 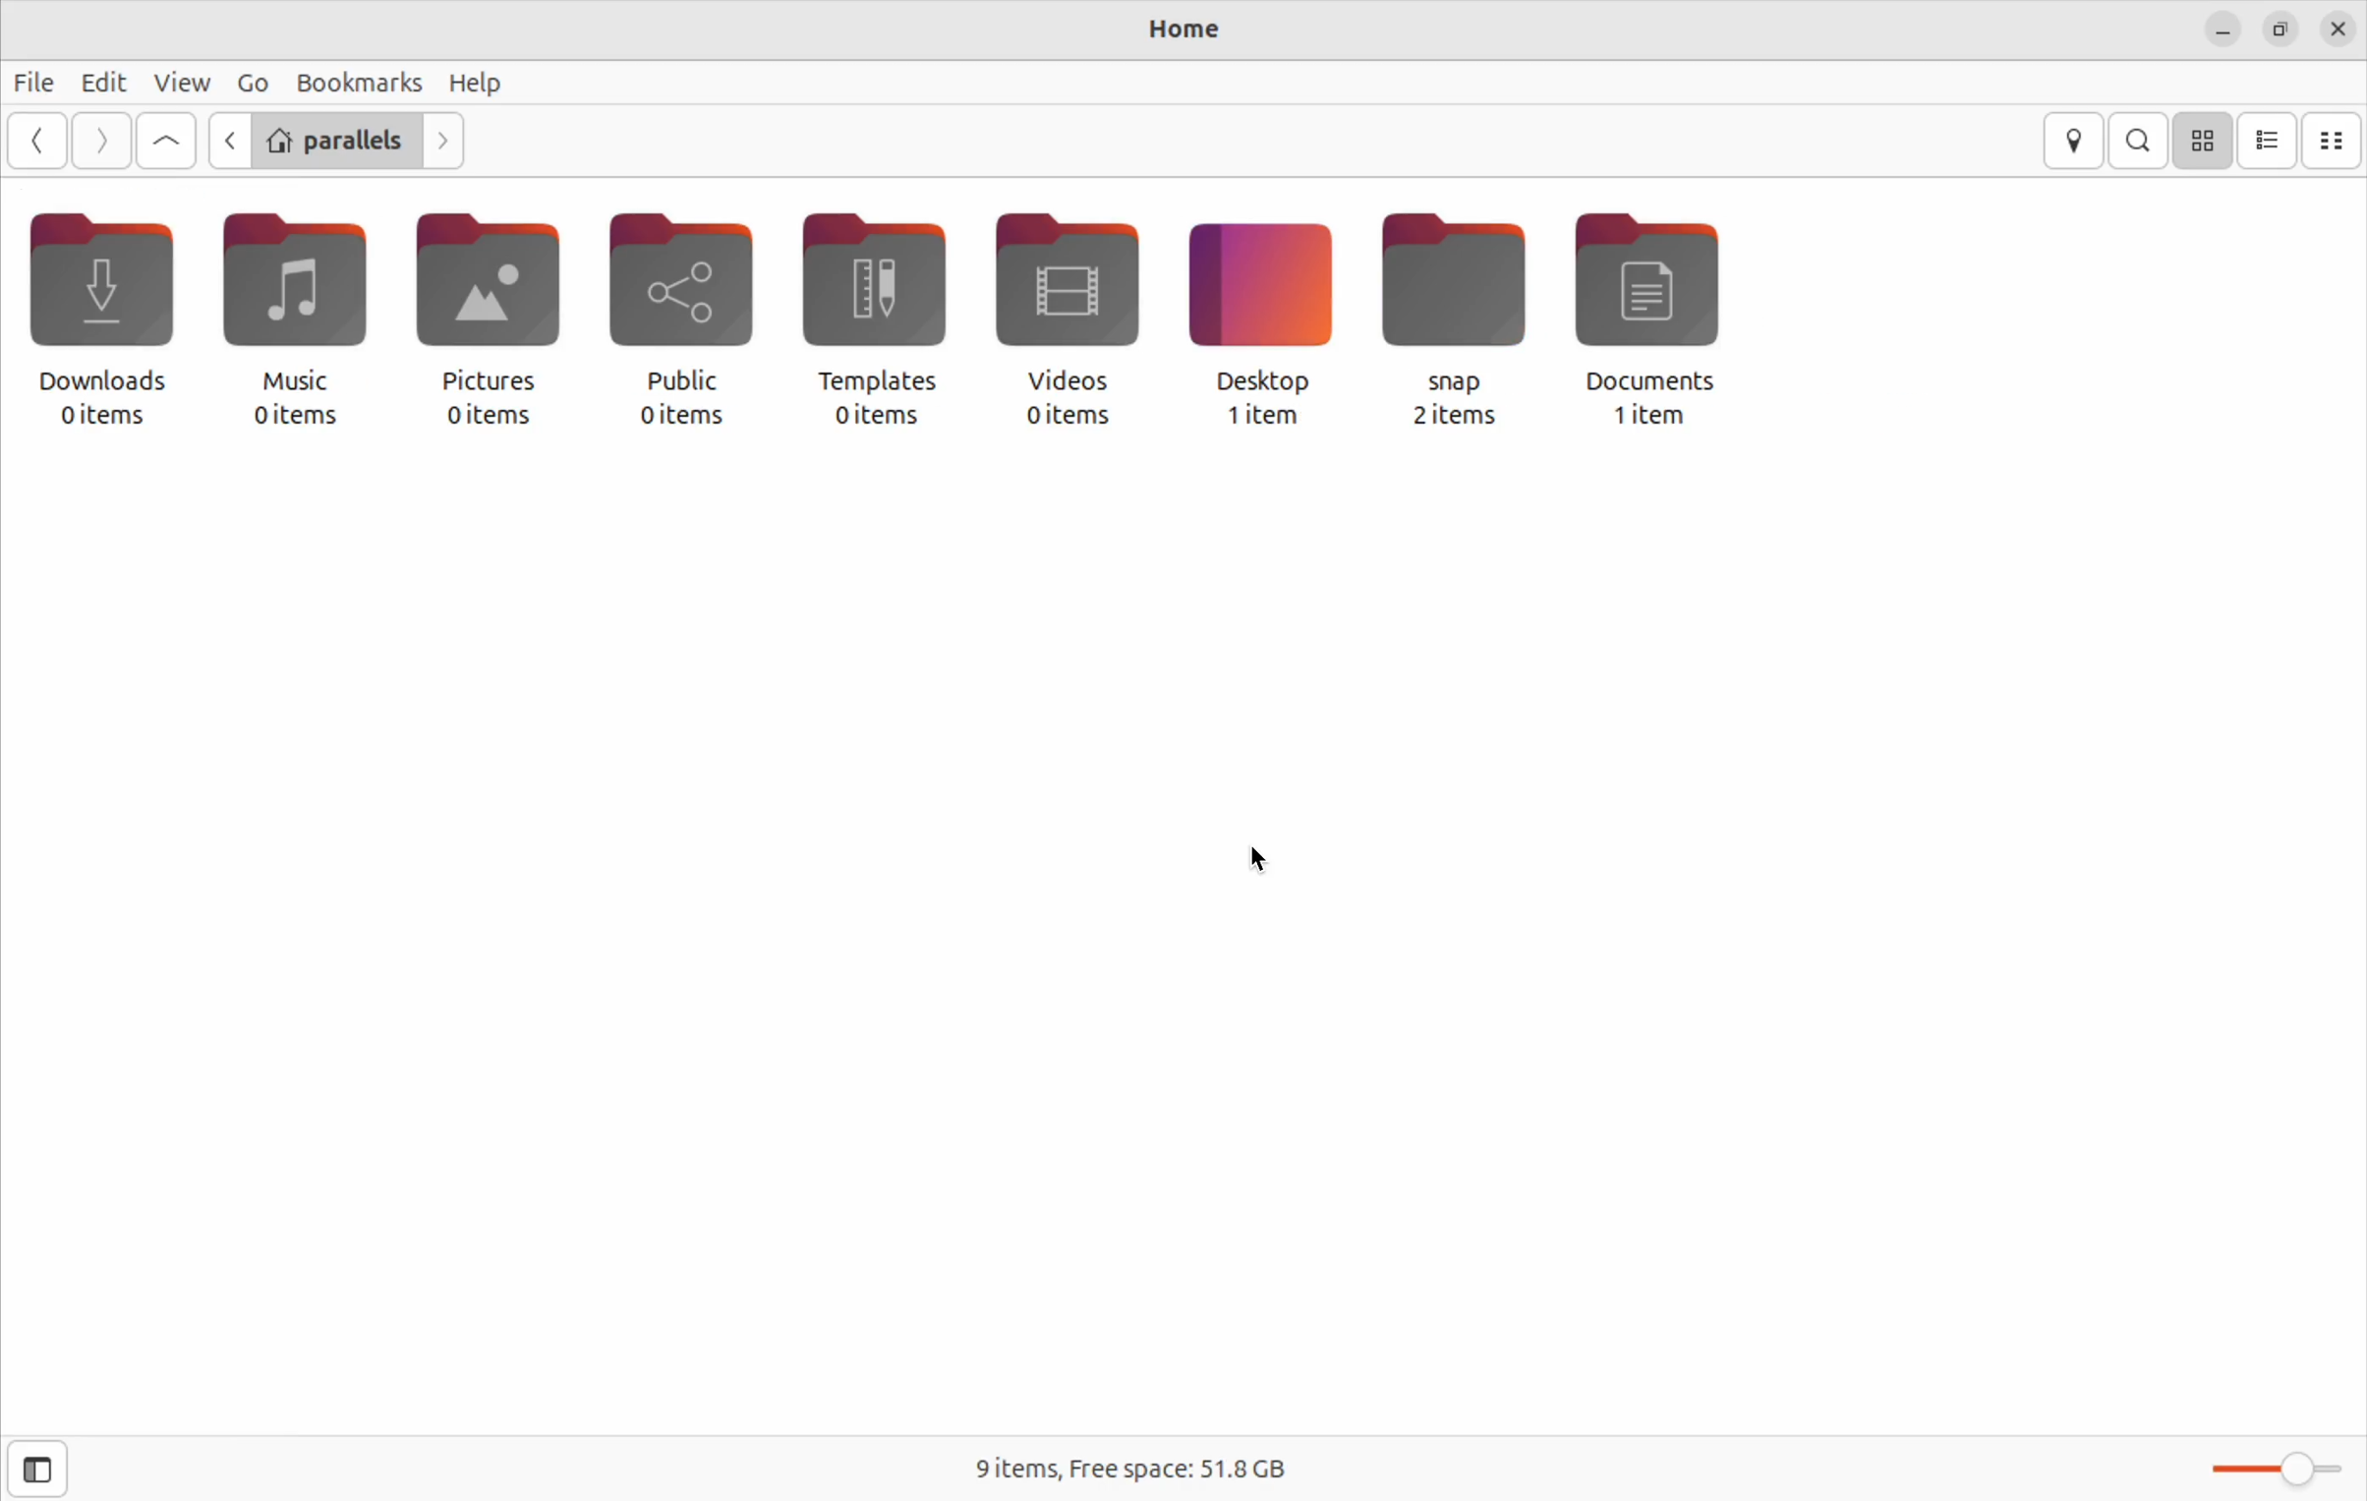 I want to click on Go forward, so click(x=96, y=142).